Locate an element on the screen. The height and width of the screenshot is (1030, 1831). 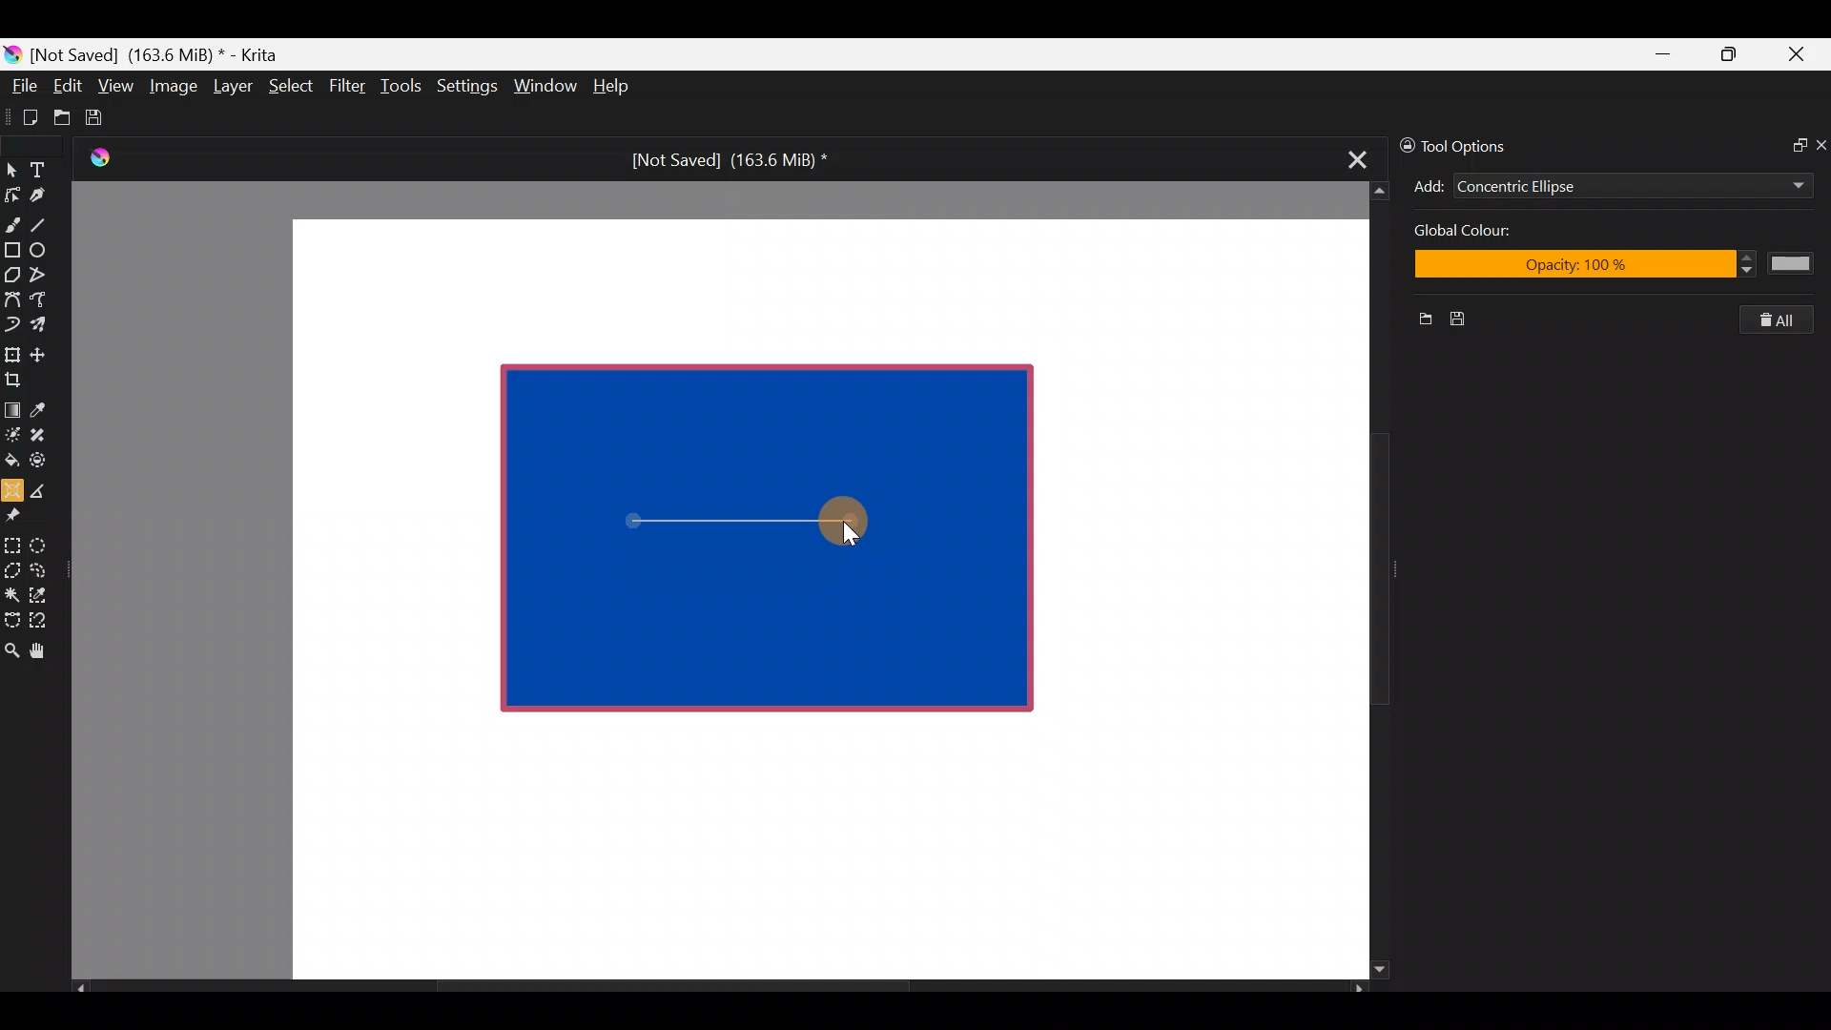
Freehand selection tool is located at coordinates (42, 568).